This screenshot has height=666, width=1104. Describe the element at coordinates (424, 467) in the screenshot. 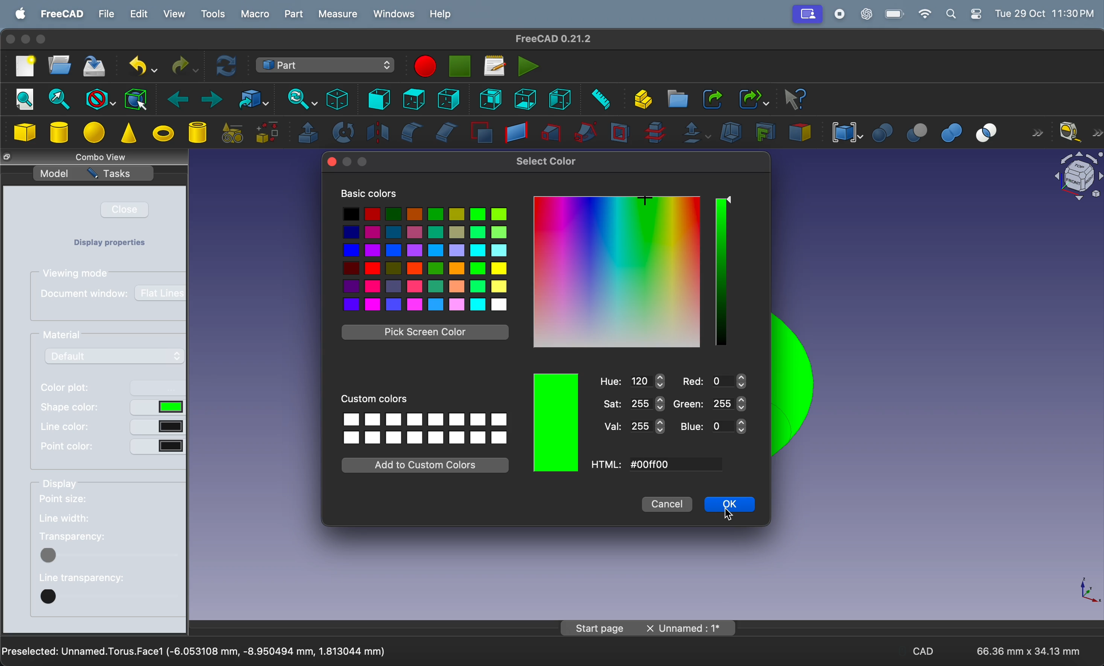

I see `Add to custom colors` at that location.